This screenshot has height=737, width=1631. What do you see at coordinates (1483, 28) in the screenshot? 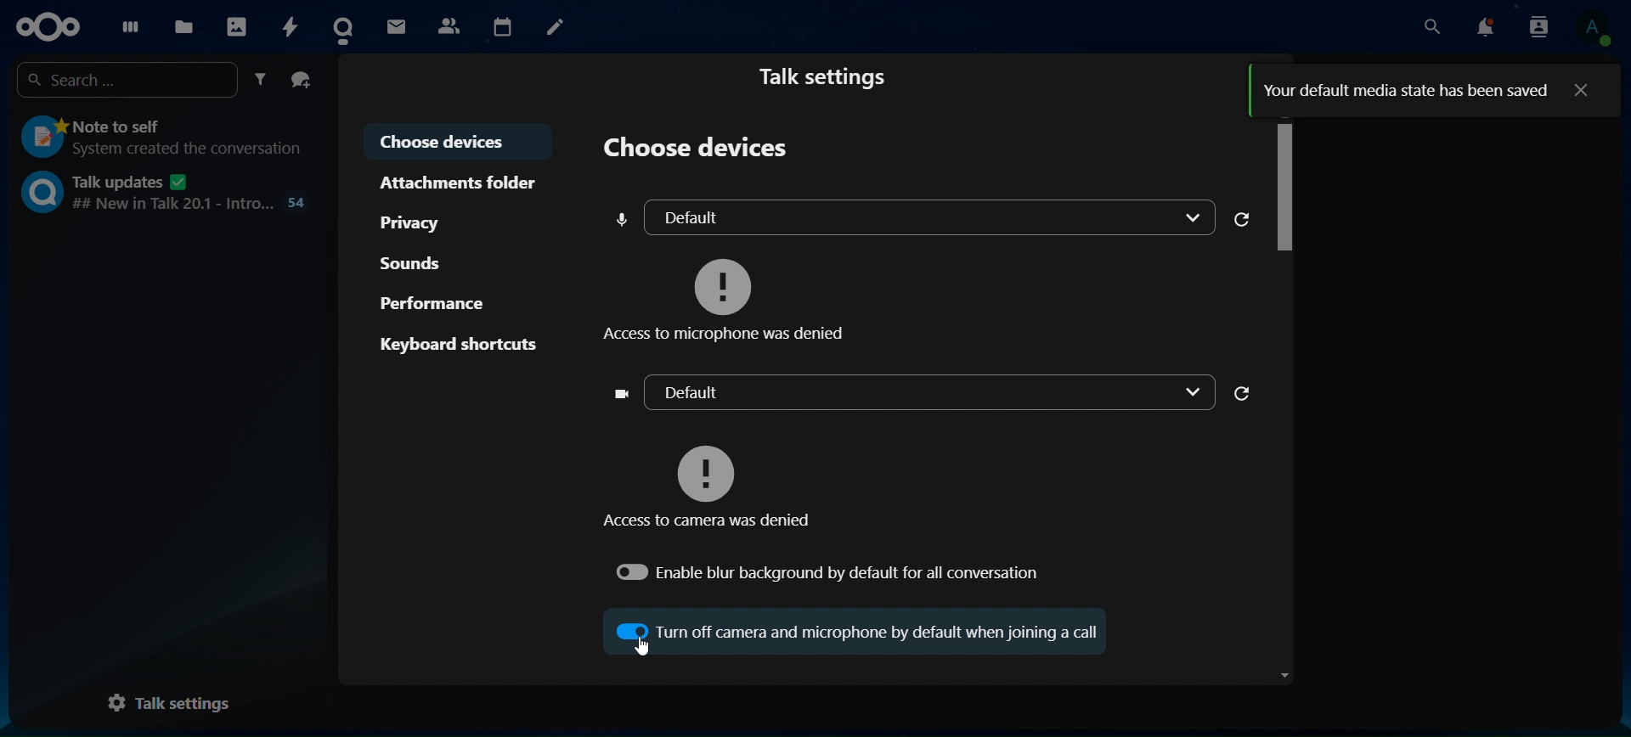
I see `notifications` at bounding box center [1483, 28].